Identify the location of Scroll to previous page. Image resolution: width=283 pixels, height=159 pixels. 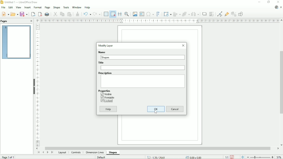
(43, 152).